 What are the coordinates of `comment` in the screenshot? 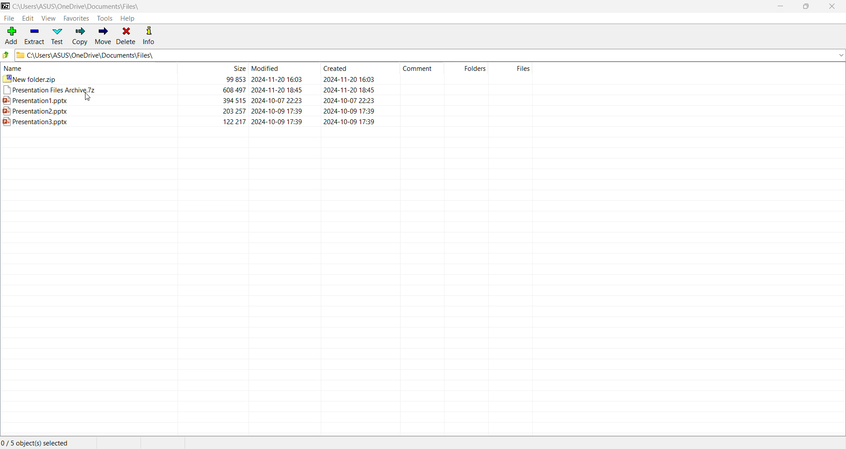 It's located at (421, 69).